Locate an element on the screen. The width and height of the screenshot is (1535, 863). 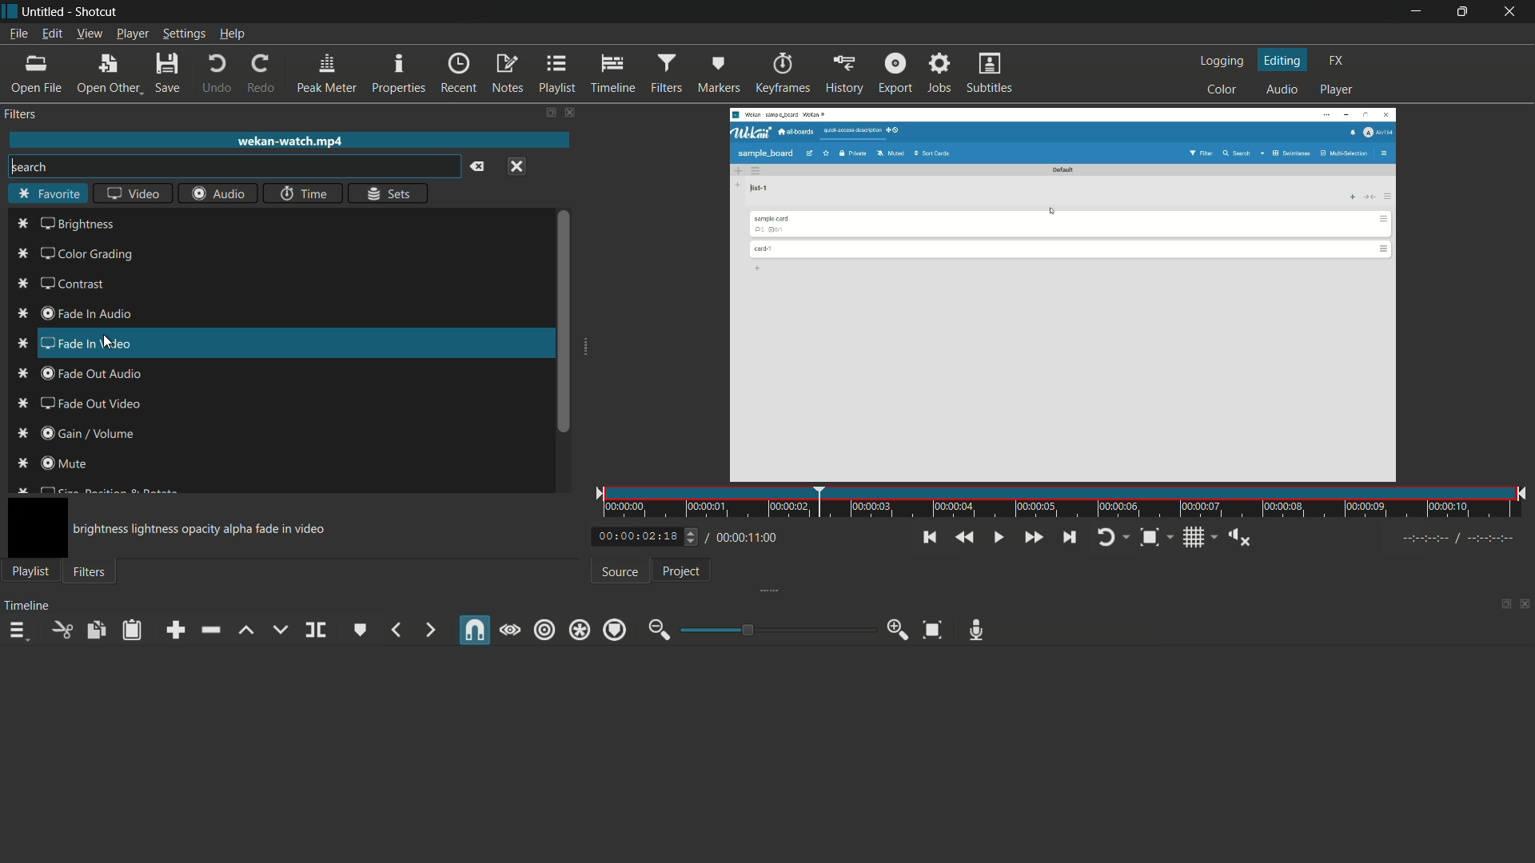
app icon is located at coordinates (10, 12).